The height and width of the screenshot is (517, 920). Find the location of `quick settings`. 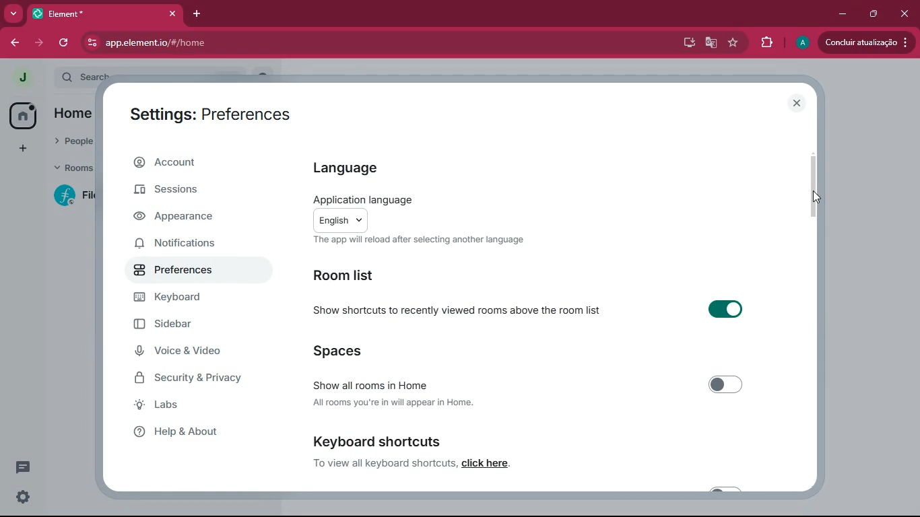

quick settings is located at coordinates (24, 497).